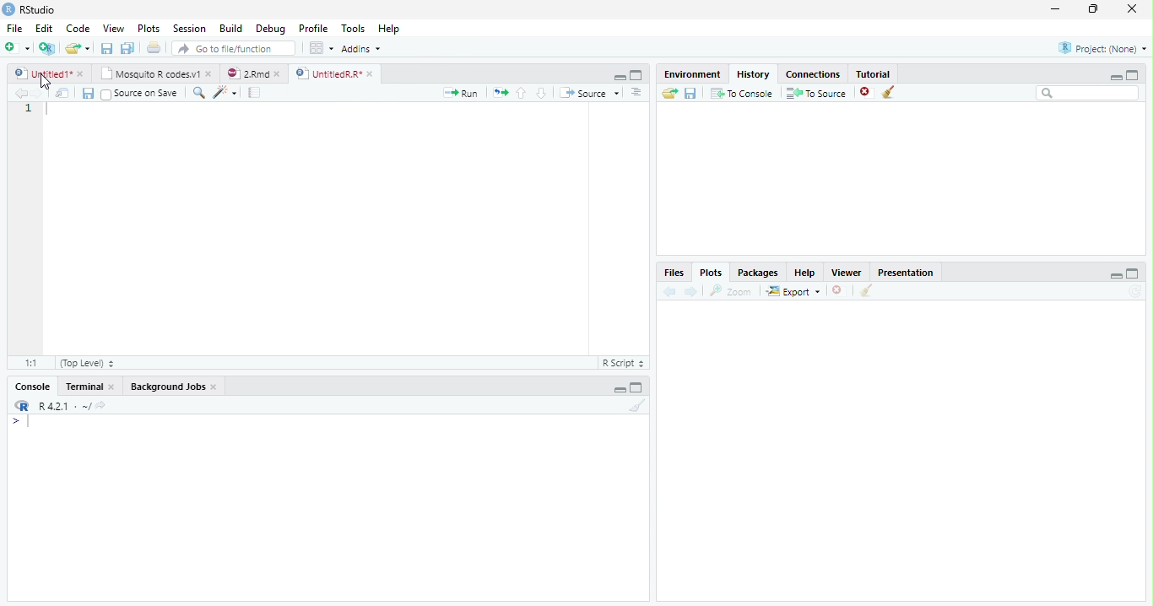 Image resolution: width=1153 pixels, height=606 pixels. Describe the element at coordinates (1136, 74) in the screenshot. I see `Maximize` at that location.